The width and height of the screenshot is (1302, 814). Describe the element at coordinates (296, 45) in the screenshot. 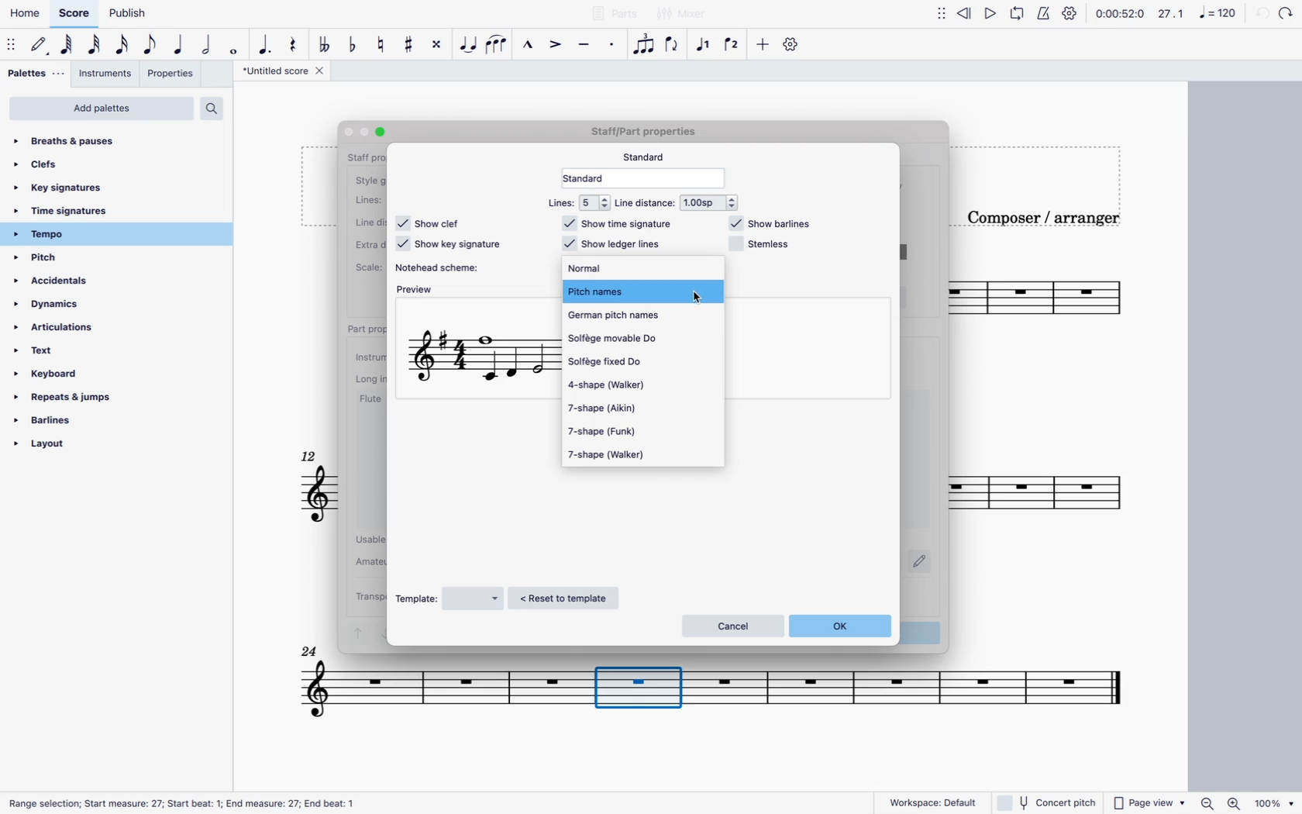

I see `rest` at that location.